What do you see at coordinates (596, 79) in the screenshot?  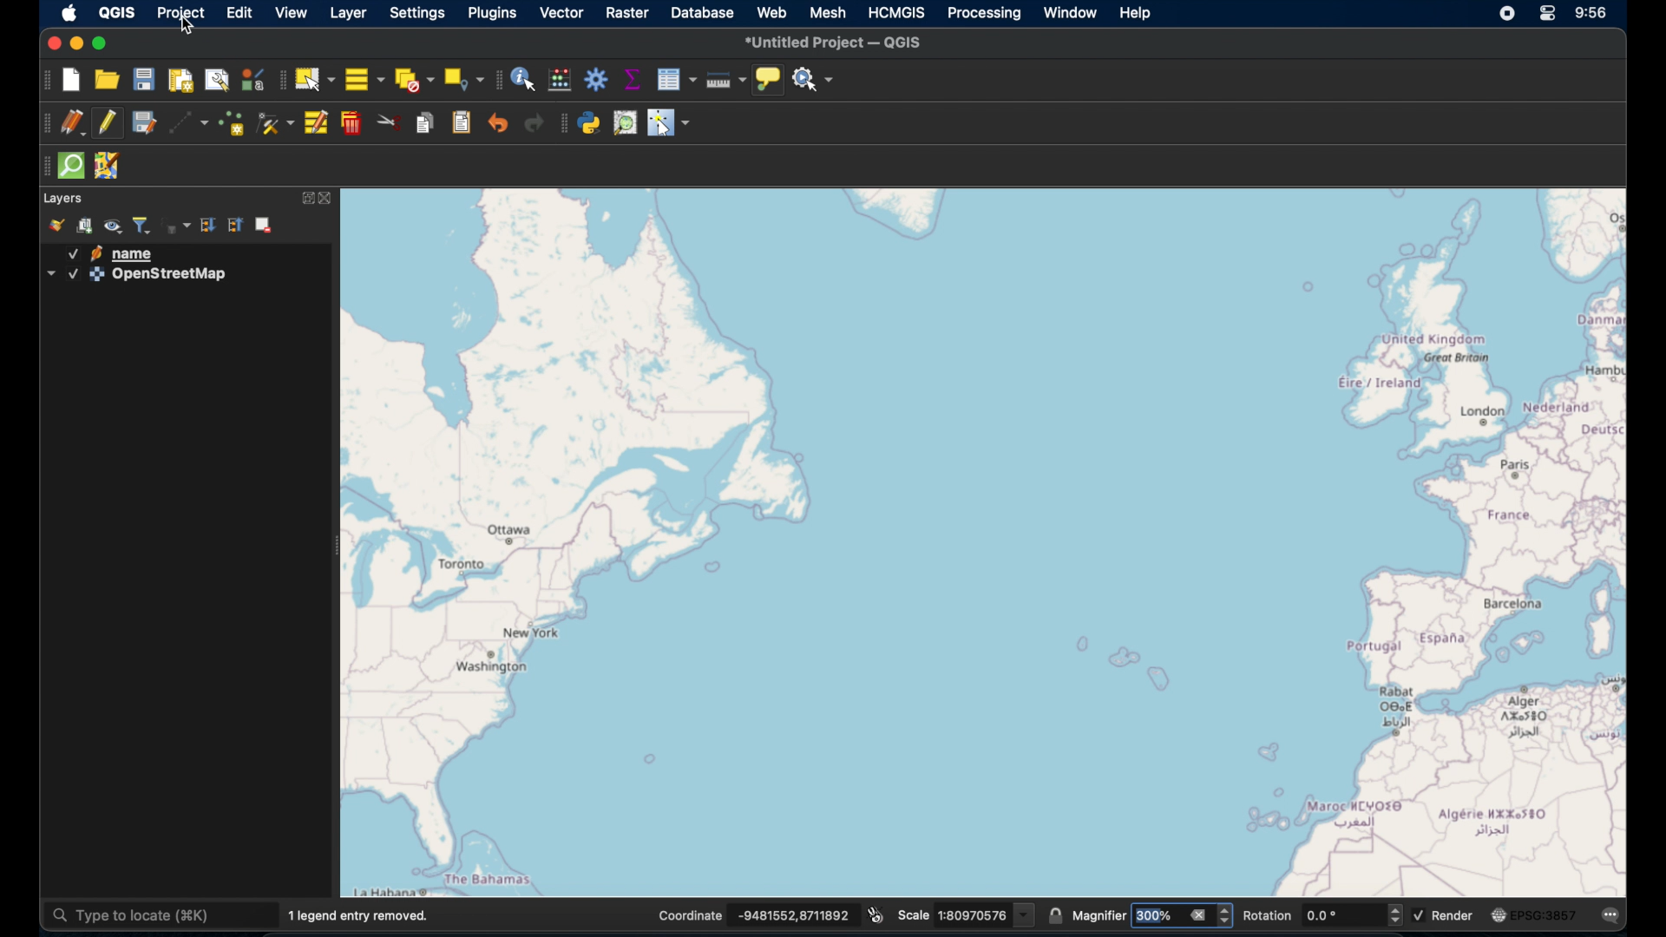 I see `toolbox` at bounding box center [596, 79].